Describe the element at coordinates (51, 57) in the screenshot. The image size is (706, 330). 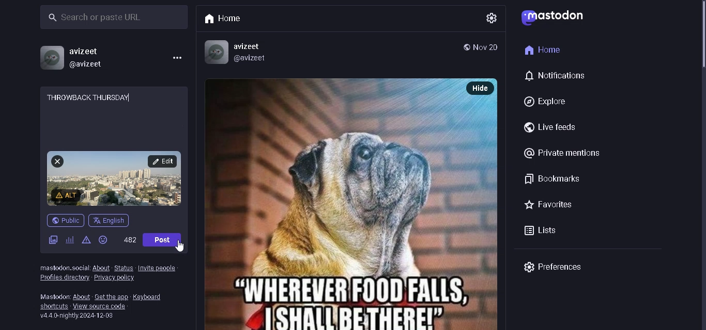
I see `profile picture` at that location.